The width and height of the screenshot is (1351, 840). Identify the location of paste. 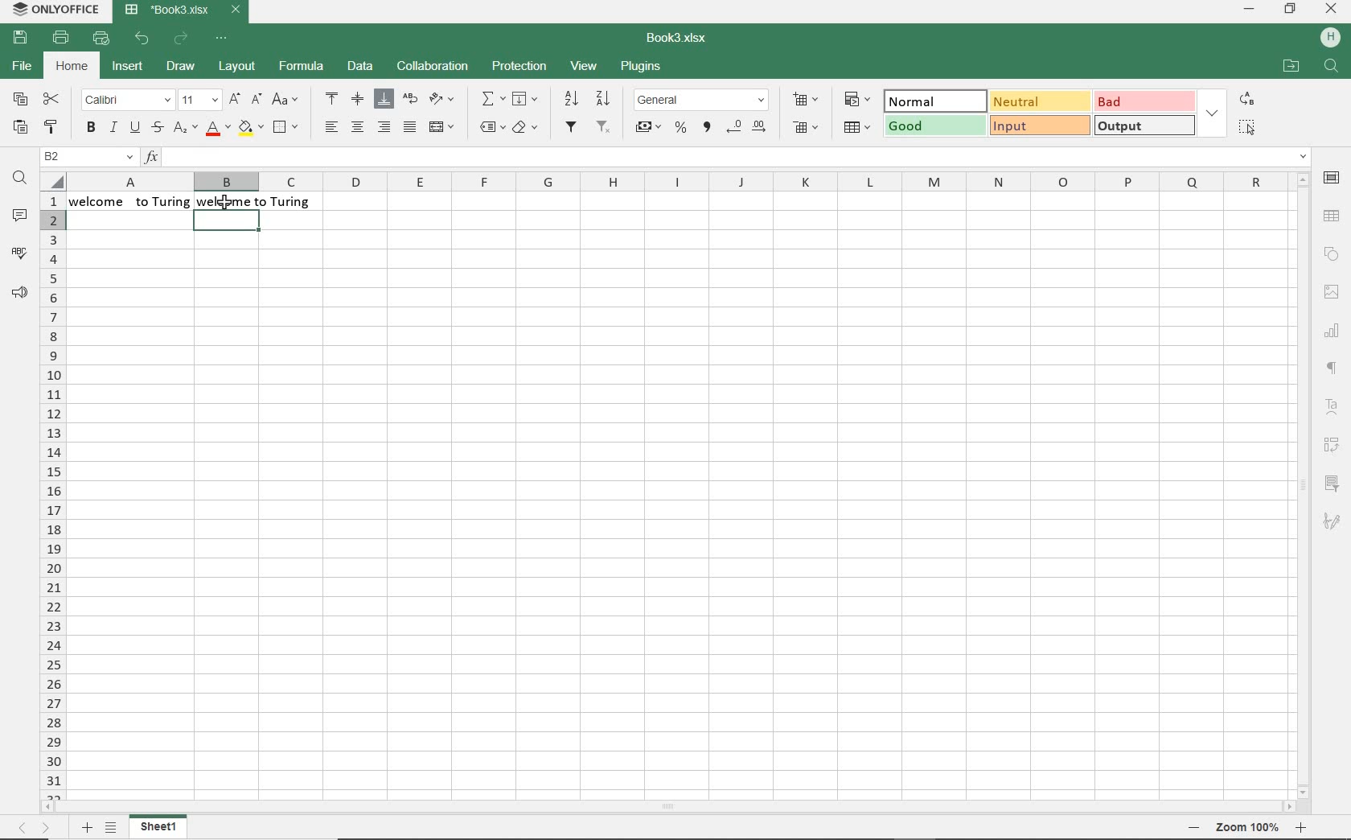
(18, 126).